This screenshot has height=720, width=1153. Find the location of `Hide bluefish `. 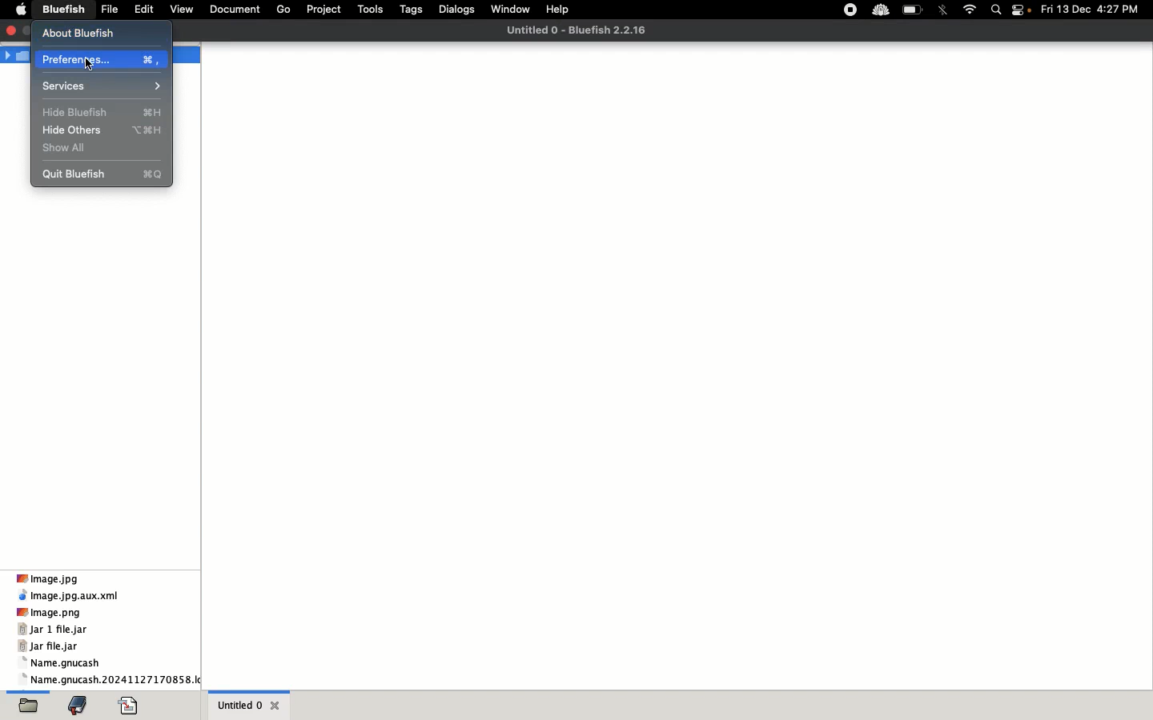

Hide bluefish  is located at coordinates (104, 114).